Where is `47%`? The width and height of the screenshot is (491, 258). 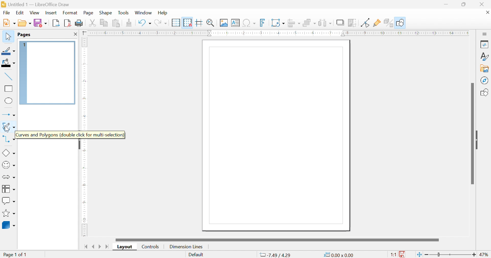
47% is located at coordinates (485, 255).